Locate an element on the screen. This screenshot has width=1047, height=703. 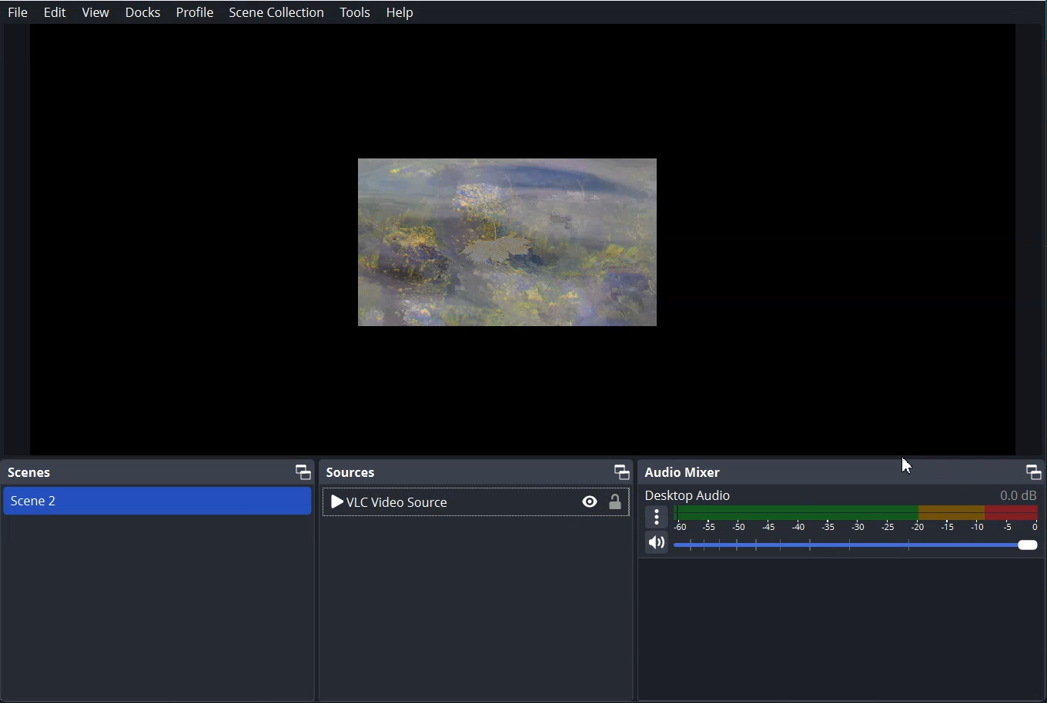
Audio mixer is located at coordinates (682, 471).